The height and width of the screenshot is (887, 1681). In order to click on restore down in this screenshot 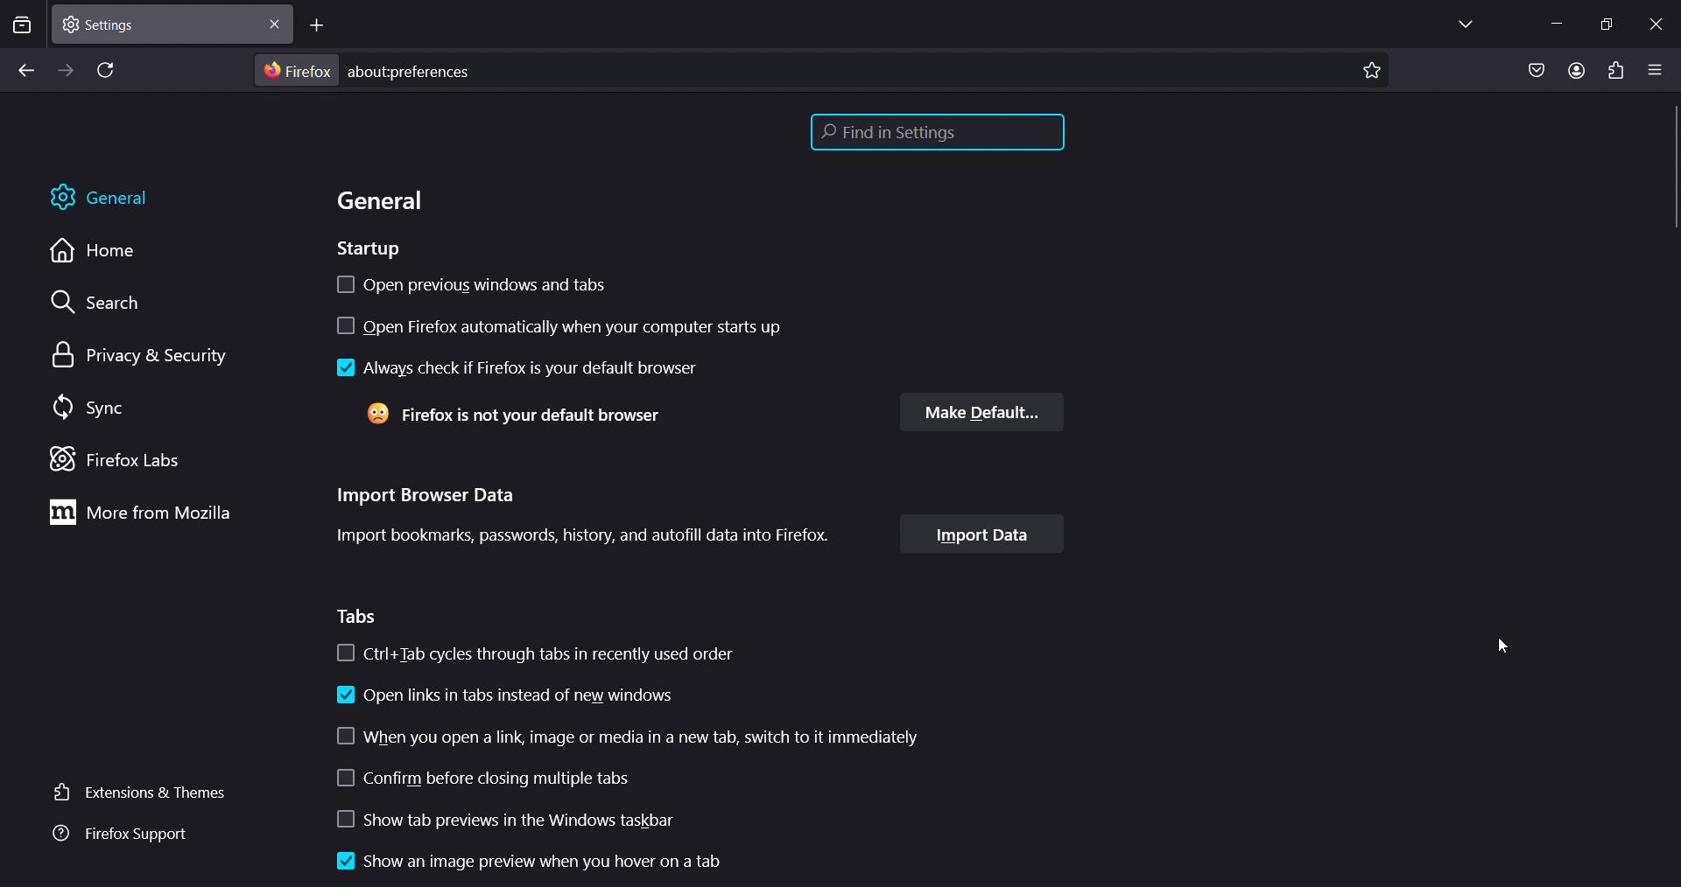, I will do `click(1608, 24)`.